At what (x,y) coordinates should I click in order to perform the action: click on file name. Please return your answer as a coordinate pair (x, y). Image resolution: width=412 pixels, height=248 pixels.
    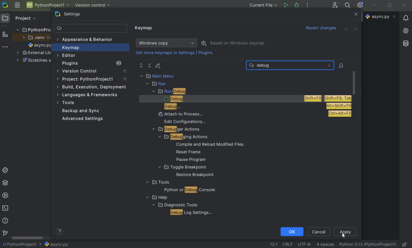
    Looking at the image, I should click on (54, 244).